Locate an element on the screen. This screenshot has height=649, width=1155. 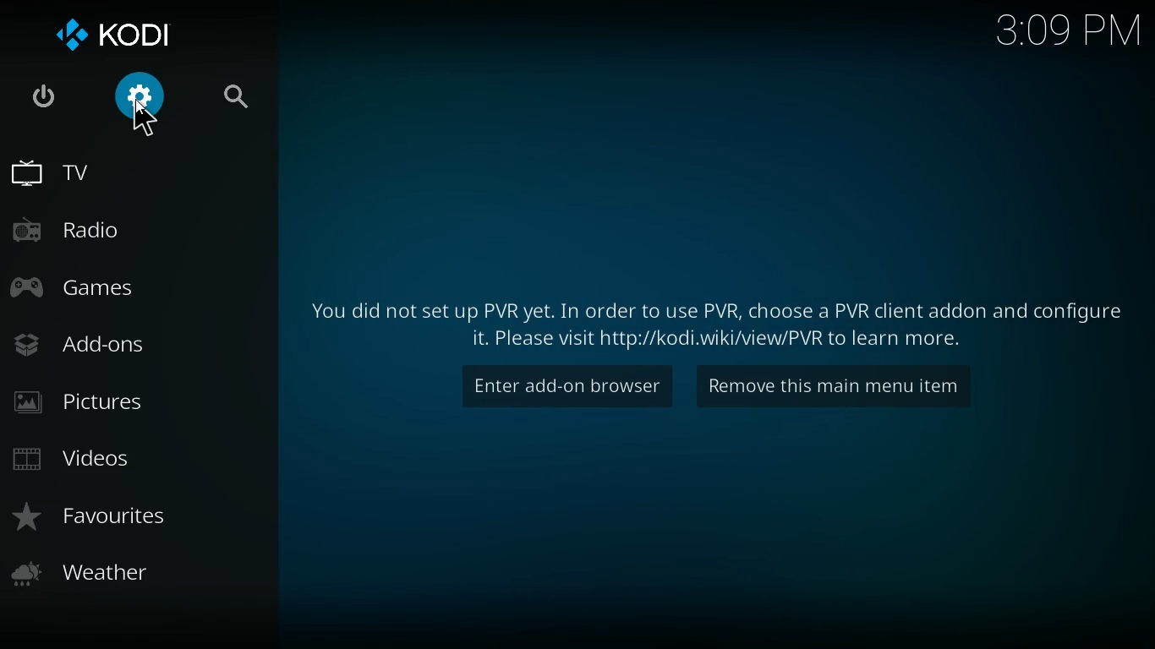
cursor is located at coordinates (145, 120).